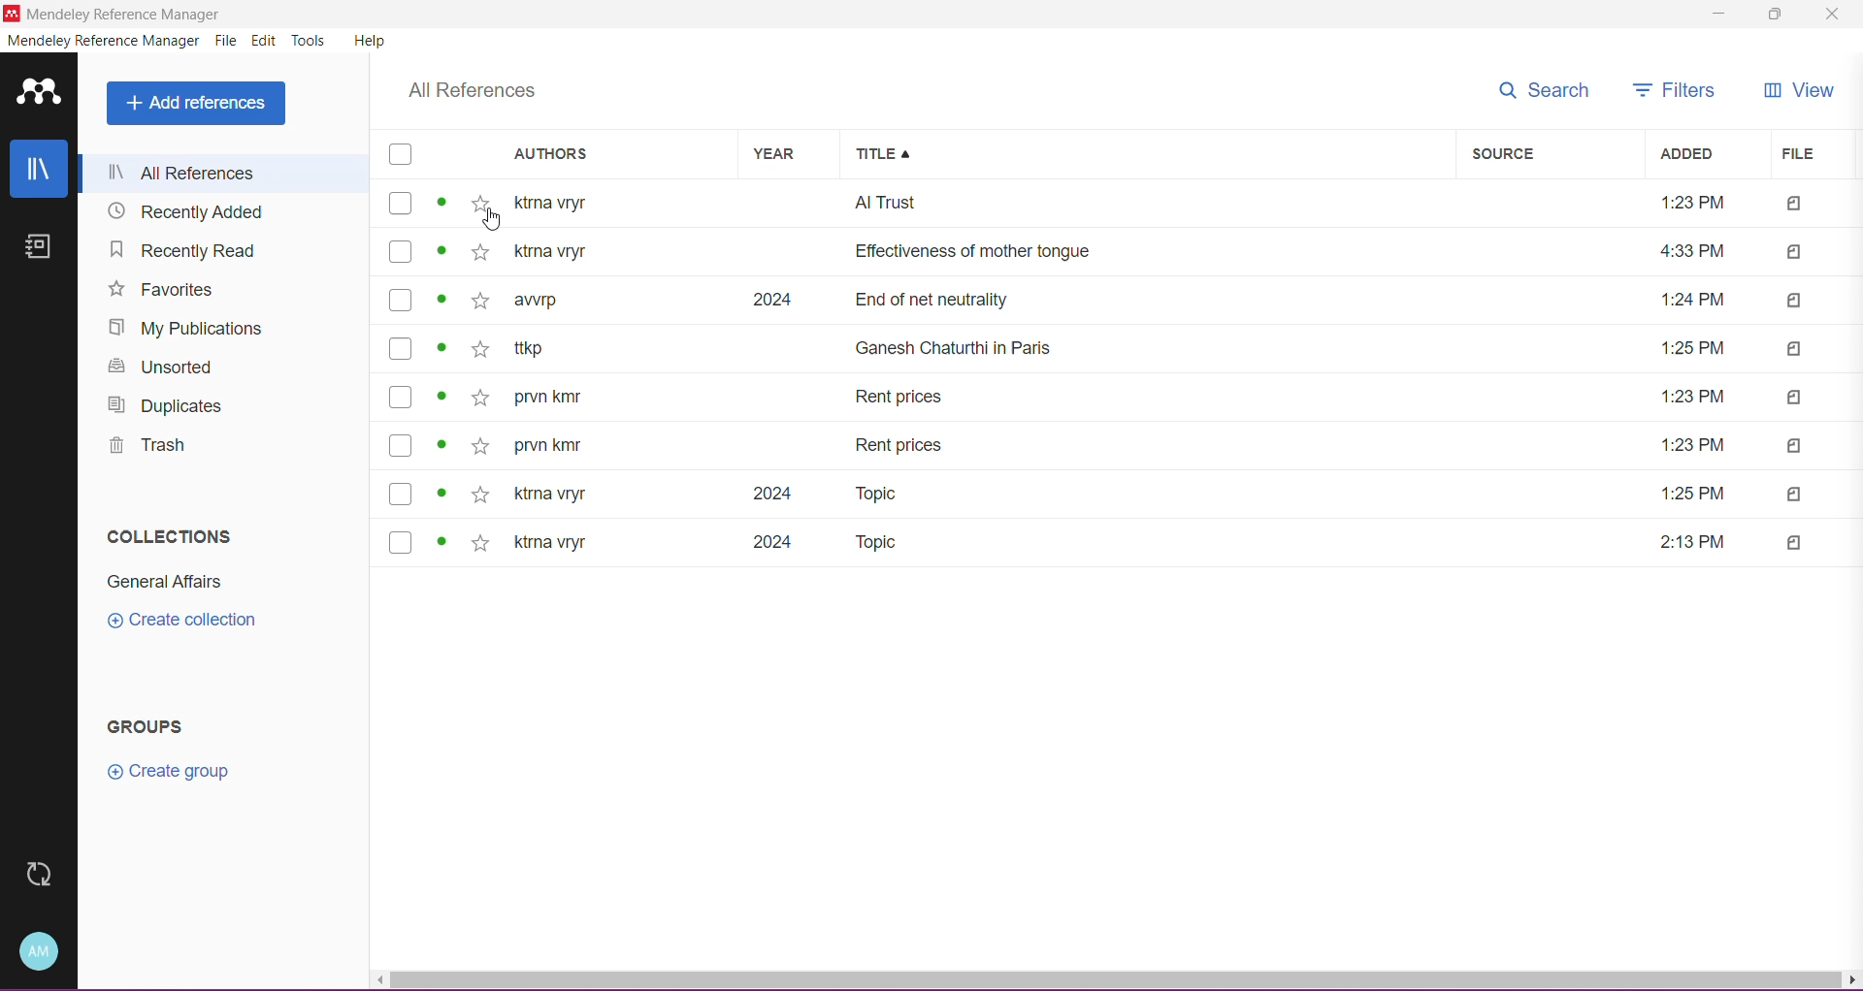  I want to click on Trash, so click(142, 449).